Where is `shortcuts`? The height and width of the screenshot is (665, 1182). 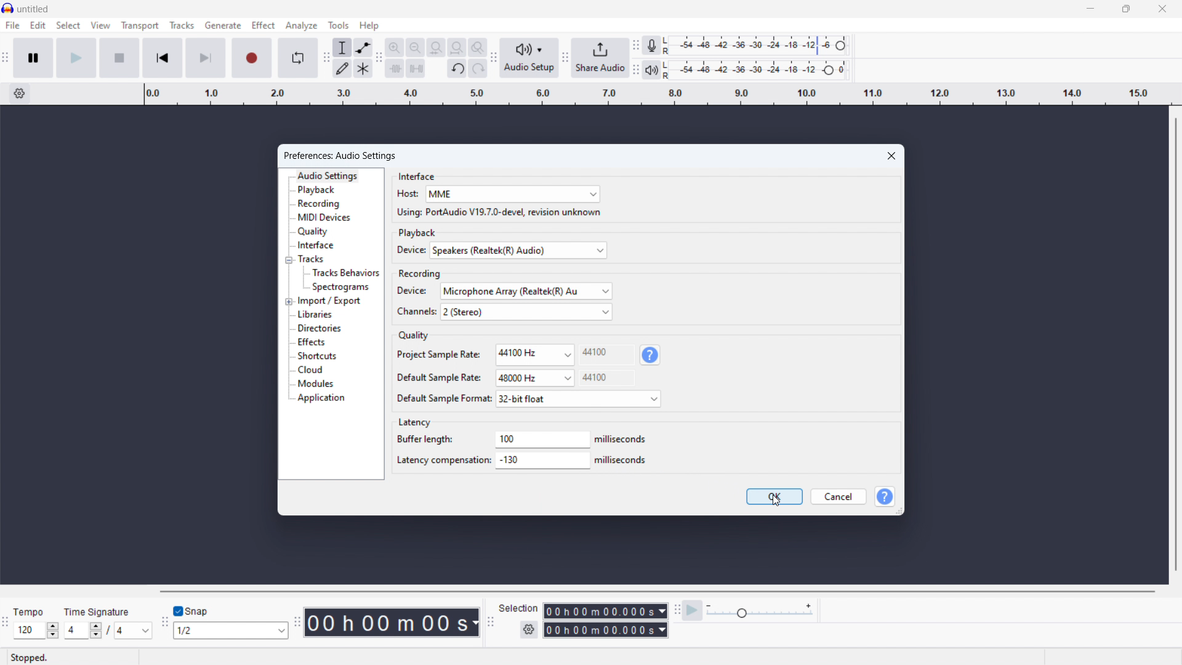 shortcuts is located at coordinates (316, 356).